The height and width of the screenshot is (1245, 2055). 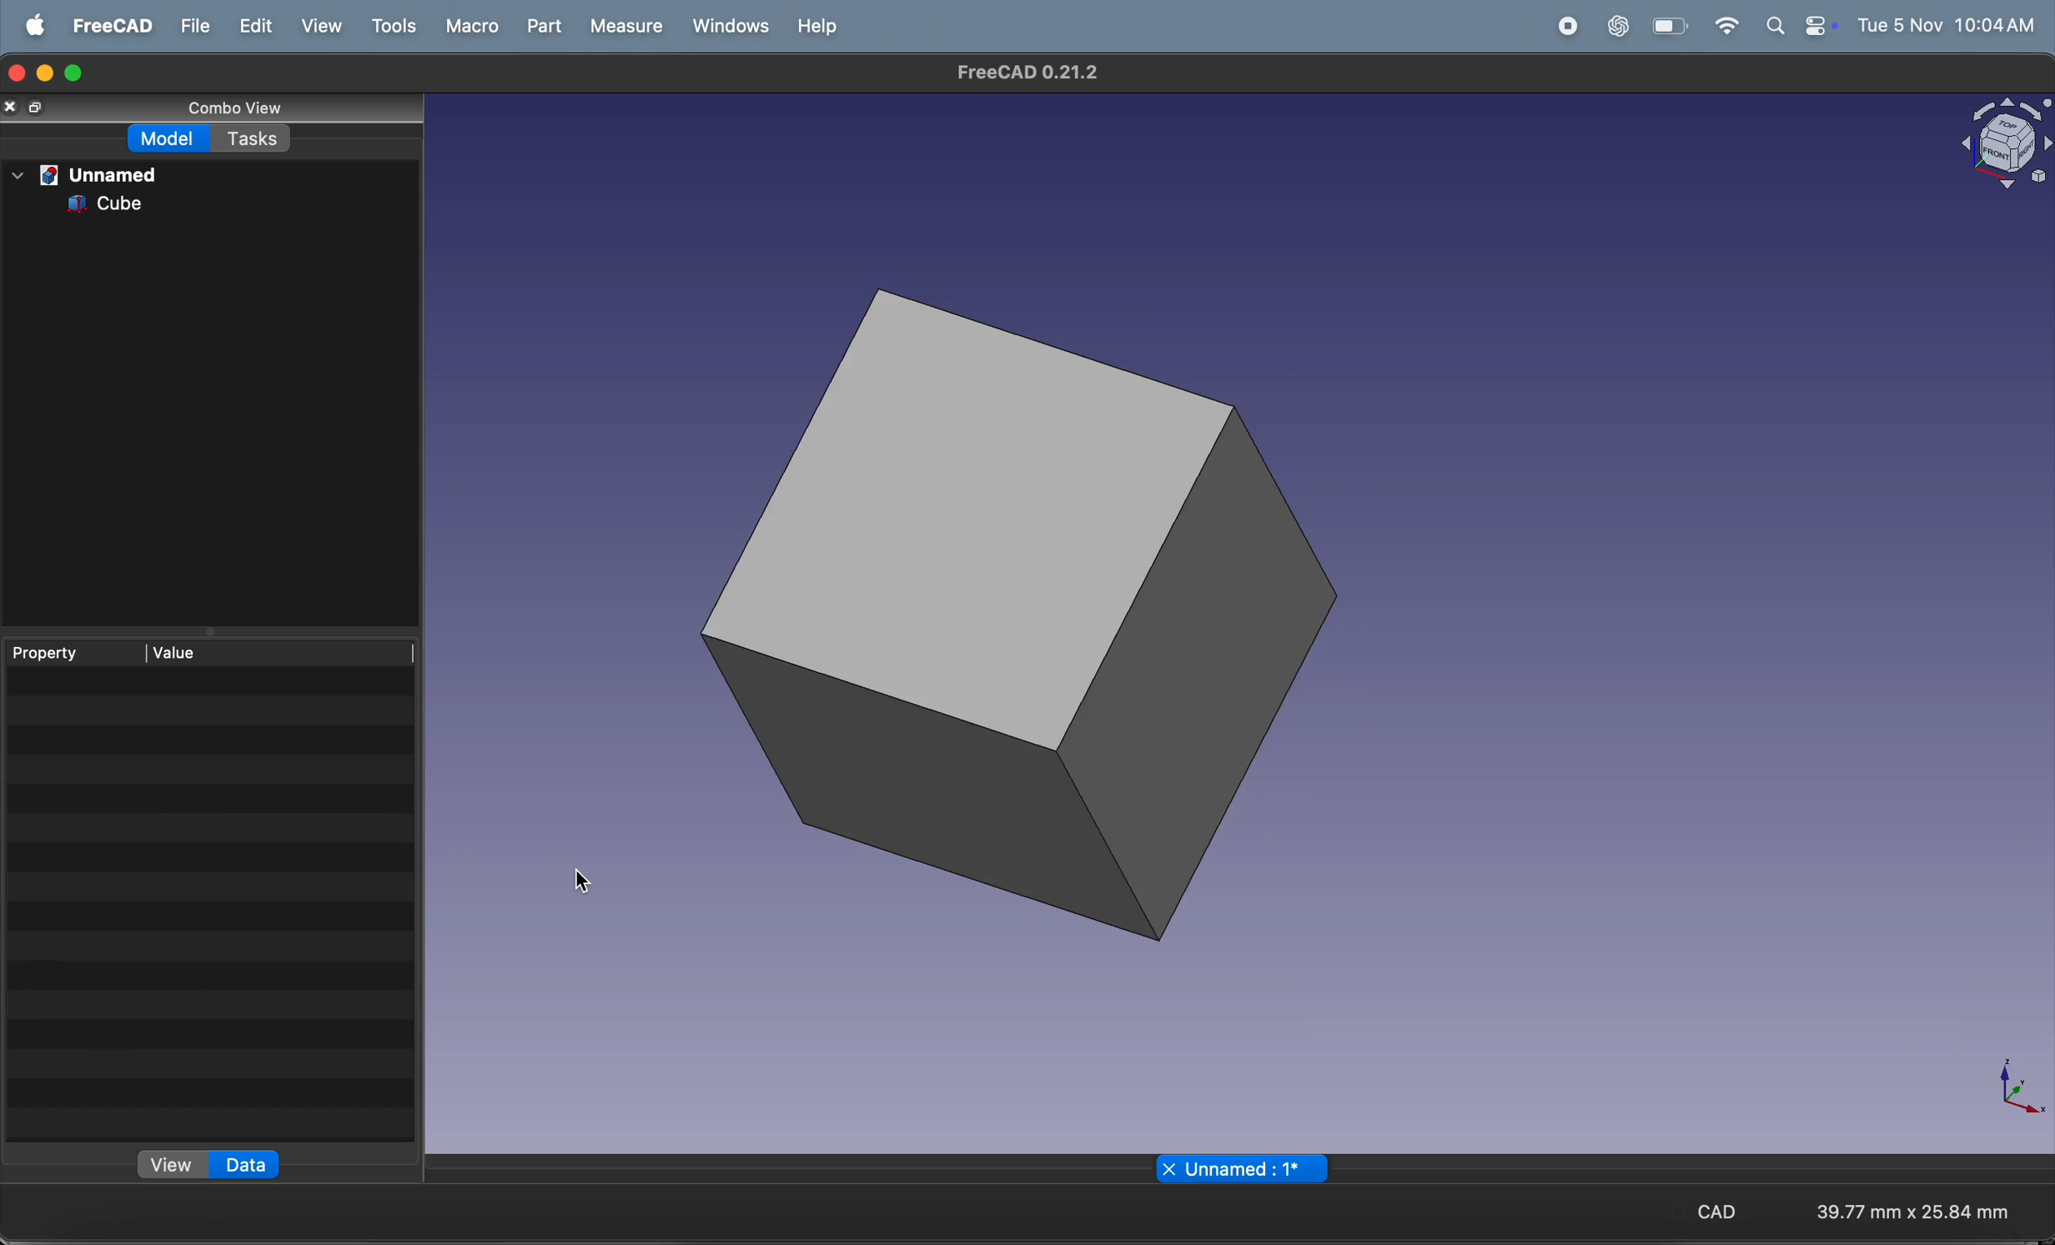 I want to click on freecad tiltle, so click(x=1032, y=71).